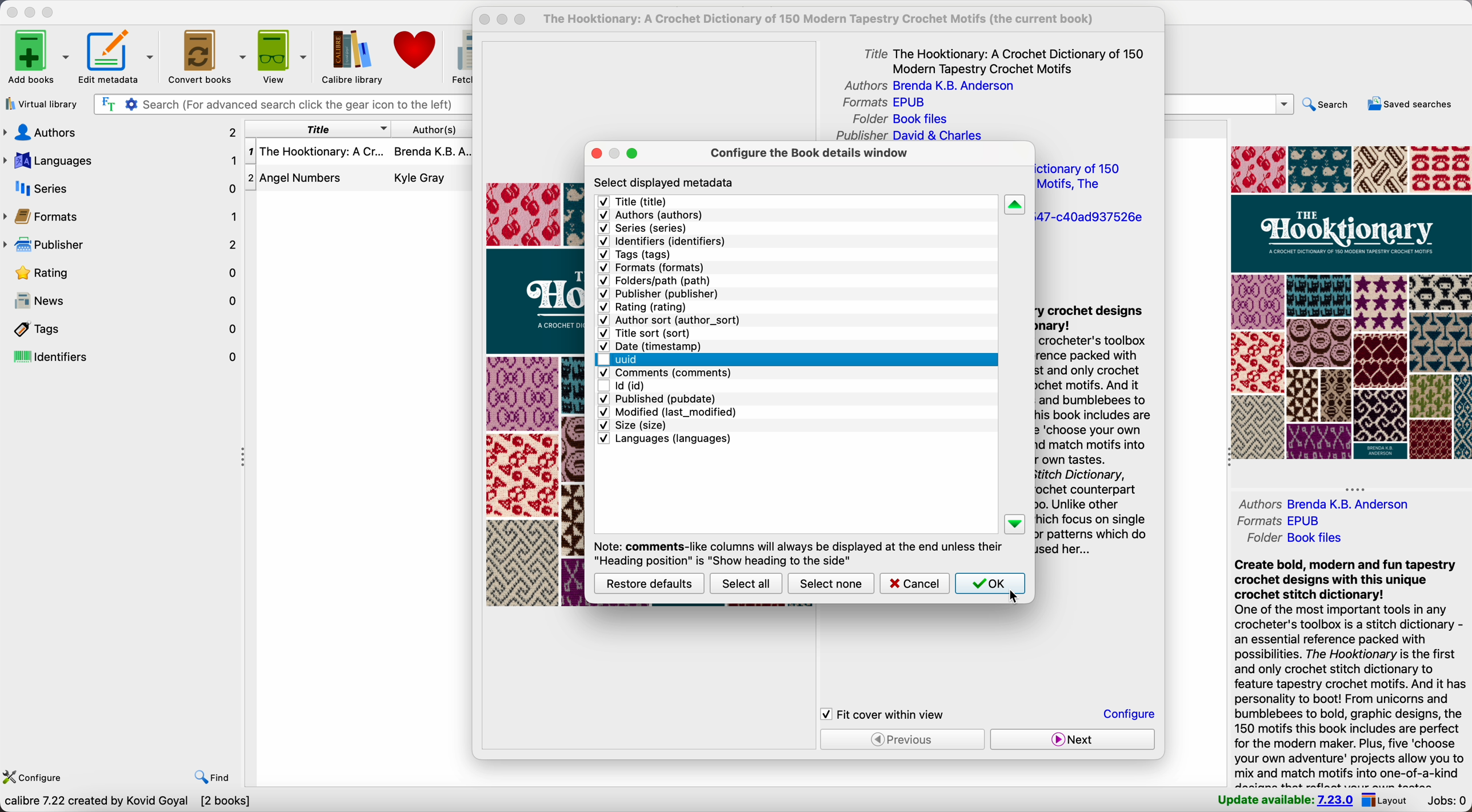  I want to click on update available, so click(1285, 798).